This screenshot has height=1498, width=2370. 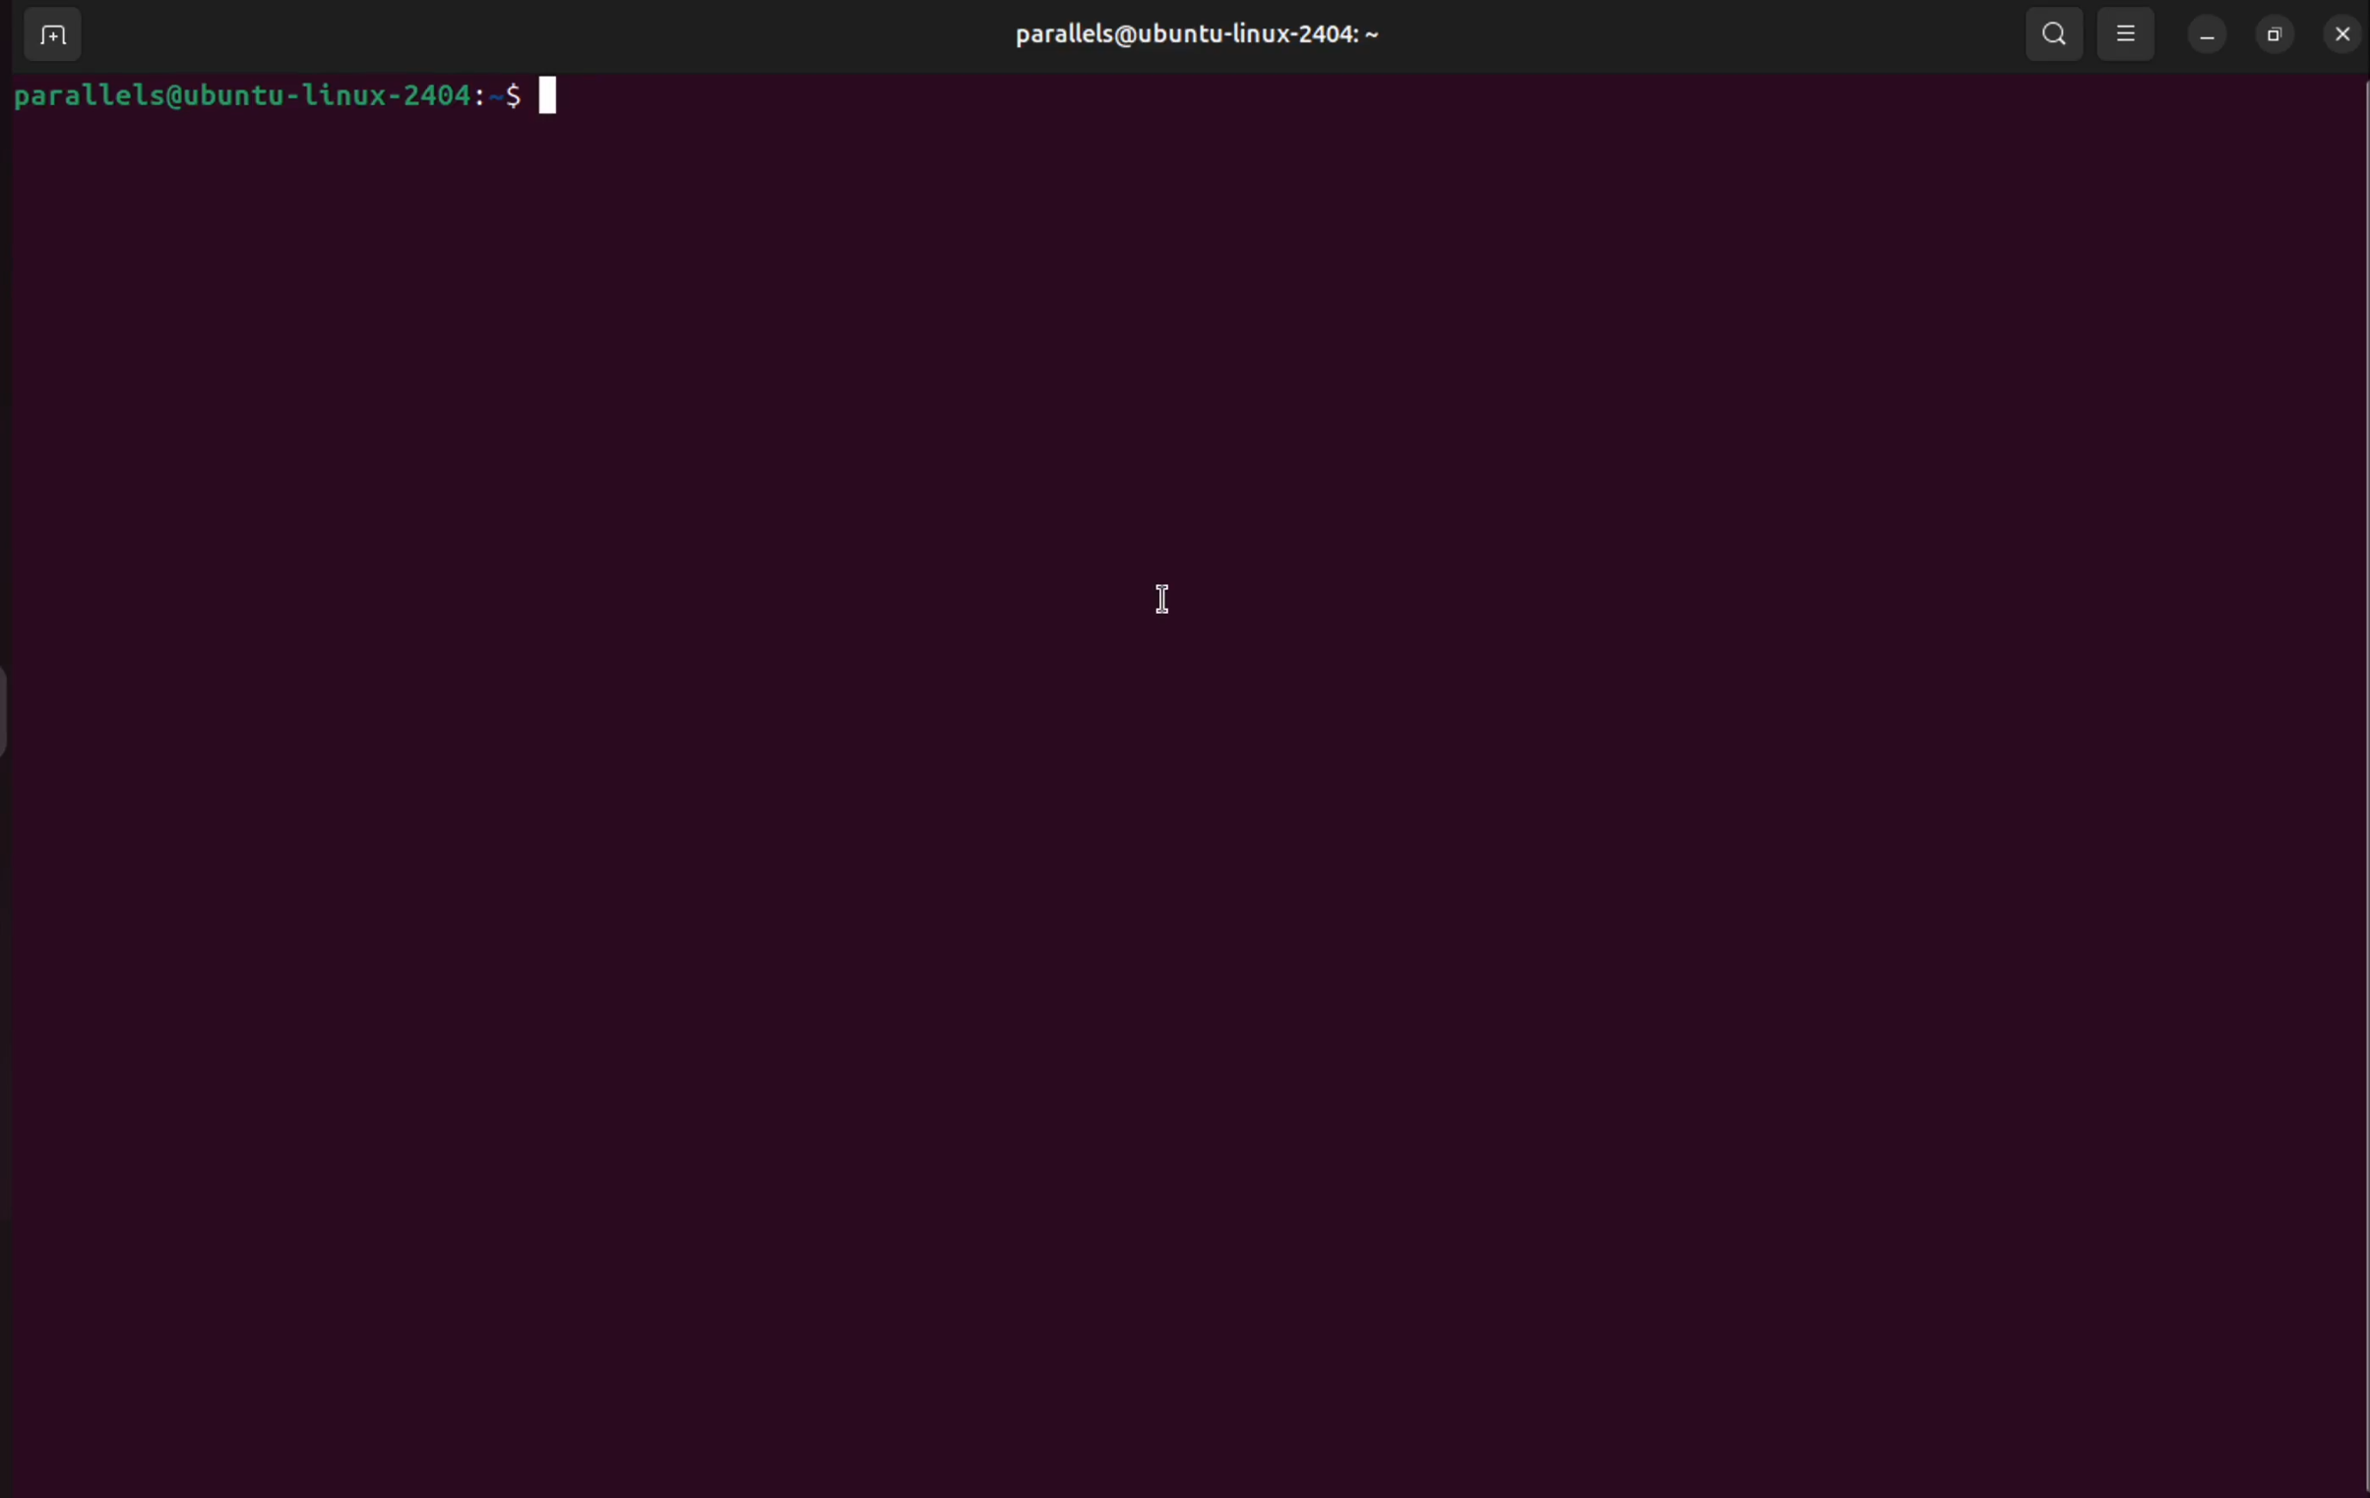 I want to click on resize, so click(x=2278, y=36).